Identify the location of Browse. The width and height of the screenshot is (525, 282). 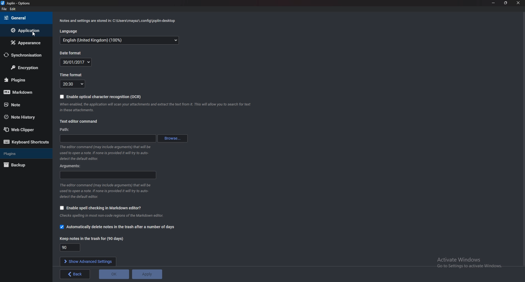
(174, 138).